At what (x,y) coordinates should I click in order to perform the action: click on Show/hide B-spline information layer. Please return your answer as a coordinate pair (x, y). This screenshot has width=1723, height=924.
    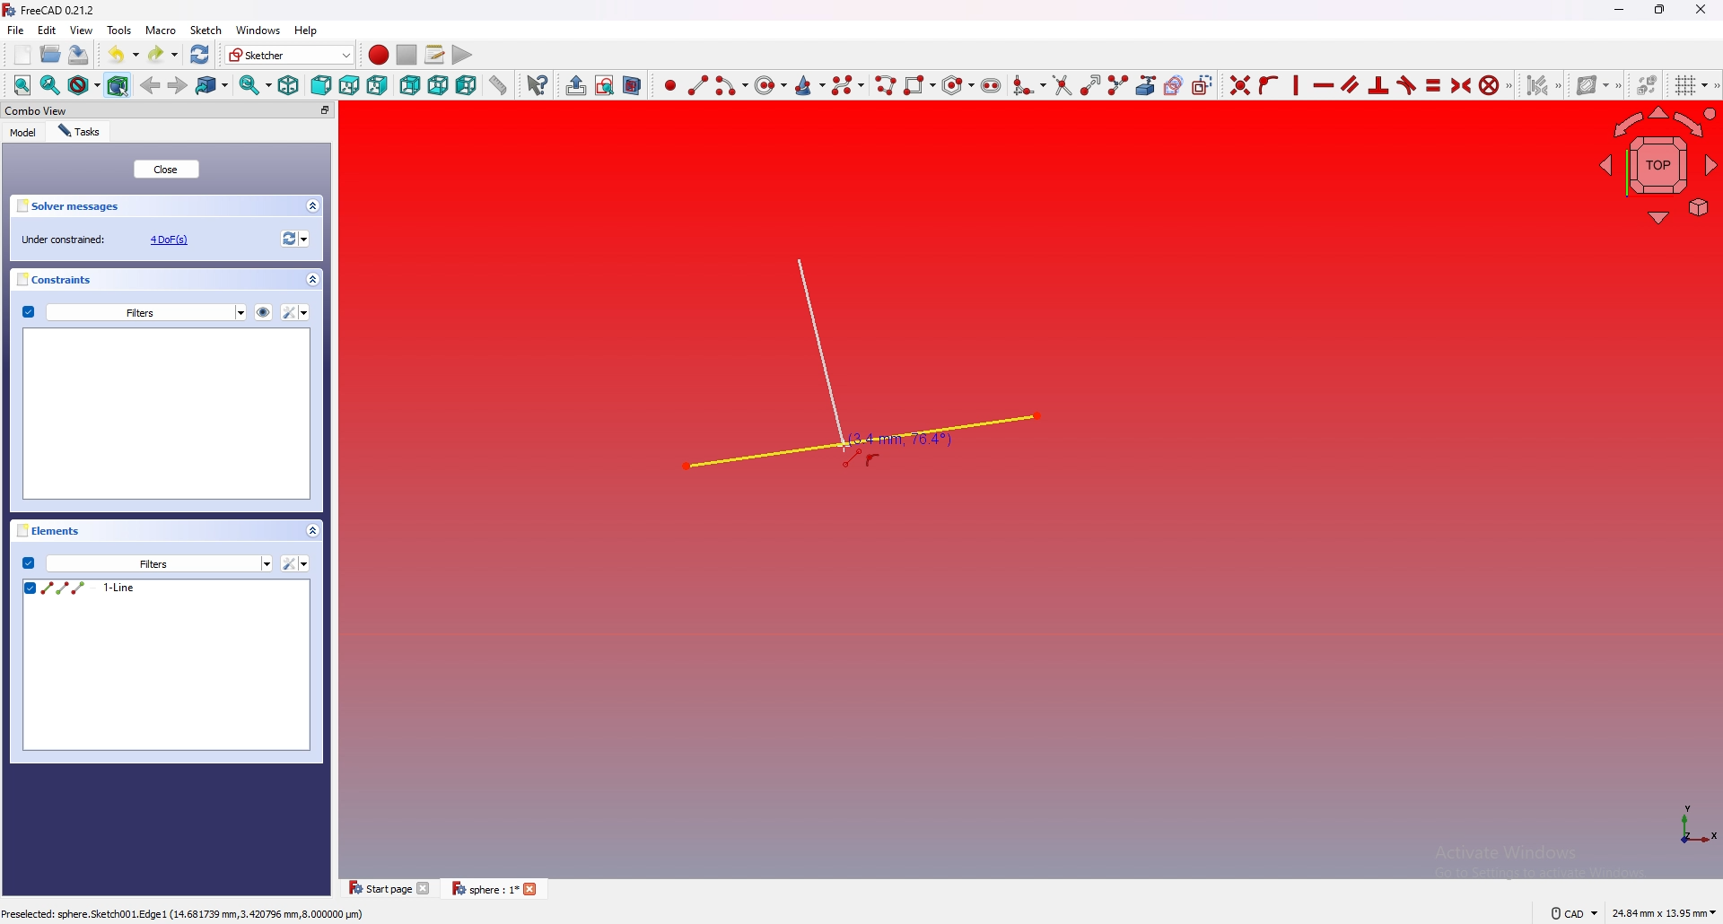
    Looking at the image, I should click on (1596, 84).